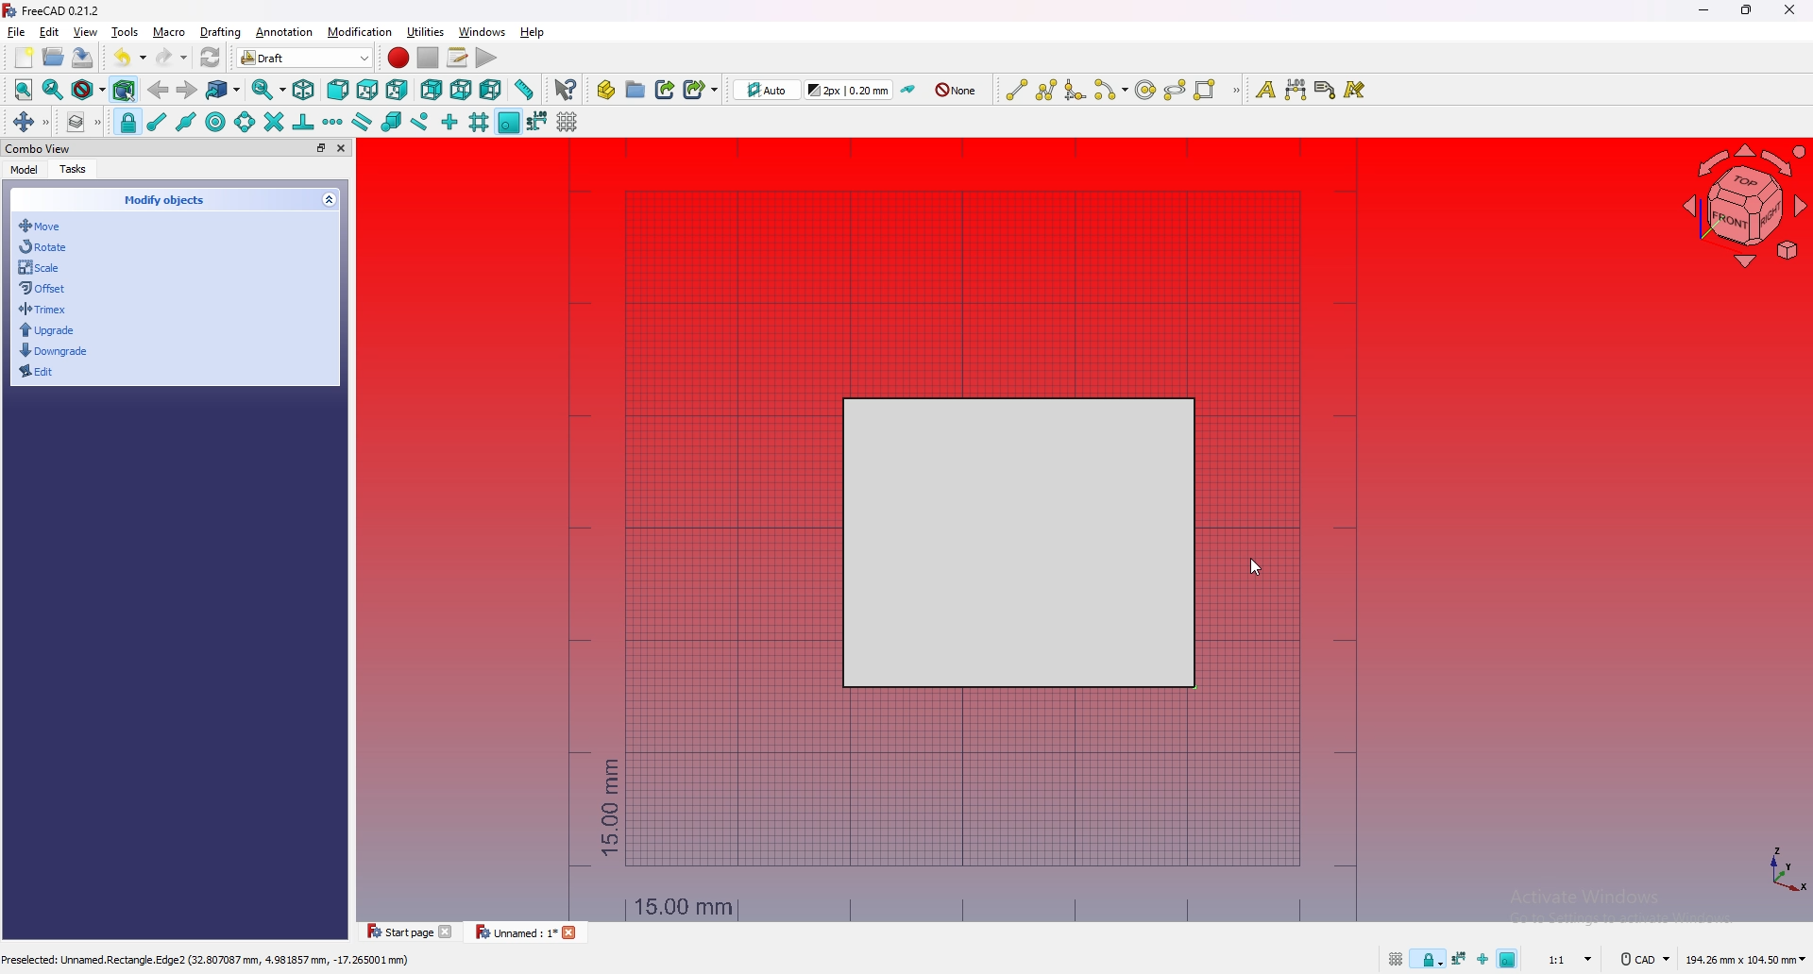 This screenshot has width=1813, height=974. Describe the element at coordinates (125, 91) in the screenshot. I see `bounding box` at that location.